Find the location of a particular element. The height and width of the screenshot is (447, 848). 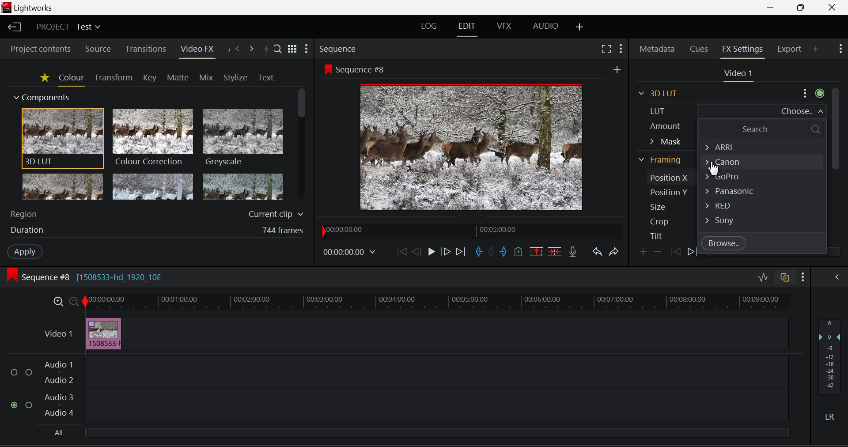

Region is located at coordinates (155, 213).